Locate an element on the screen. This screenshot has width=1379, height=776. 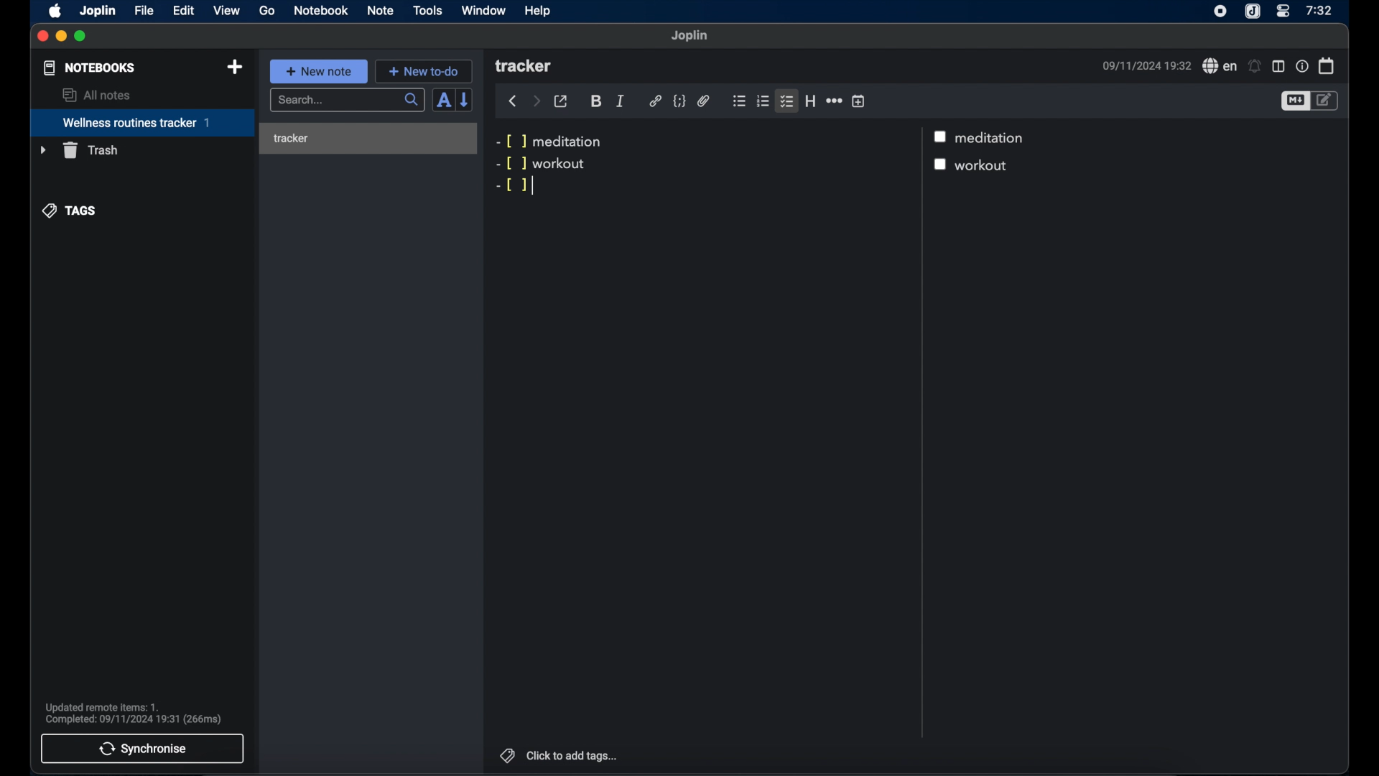
tracker is located at coordinates (367, 136).